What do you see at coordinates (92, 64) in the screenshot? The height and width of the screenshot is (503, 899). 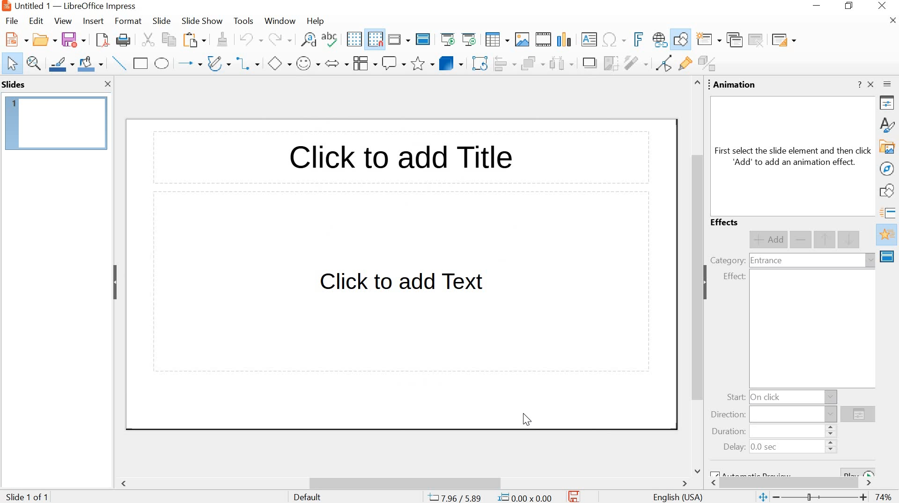 I see `fill color` at bounding box center [92, 64].